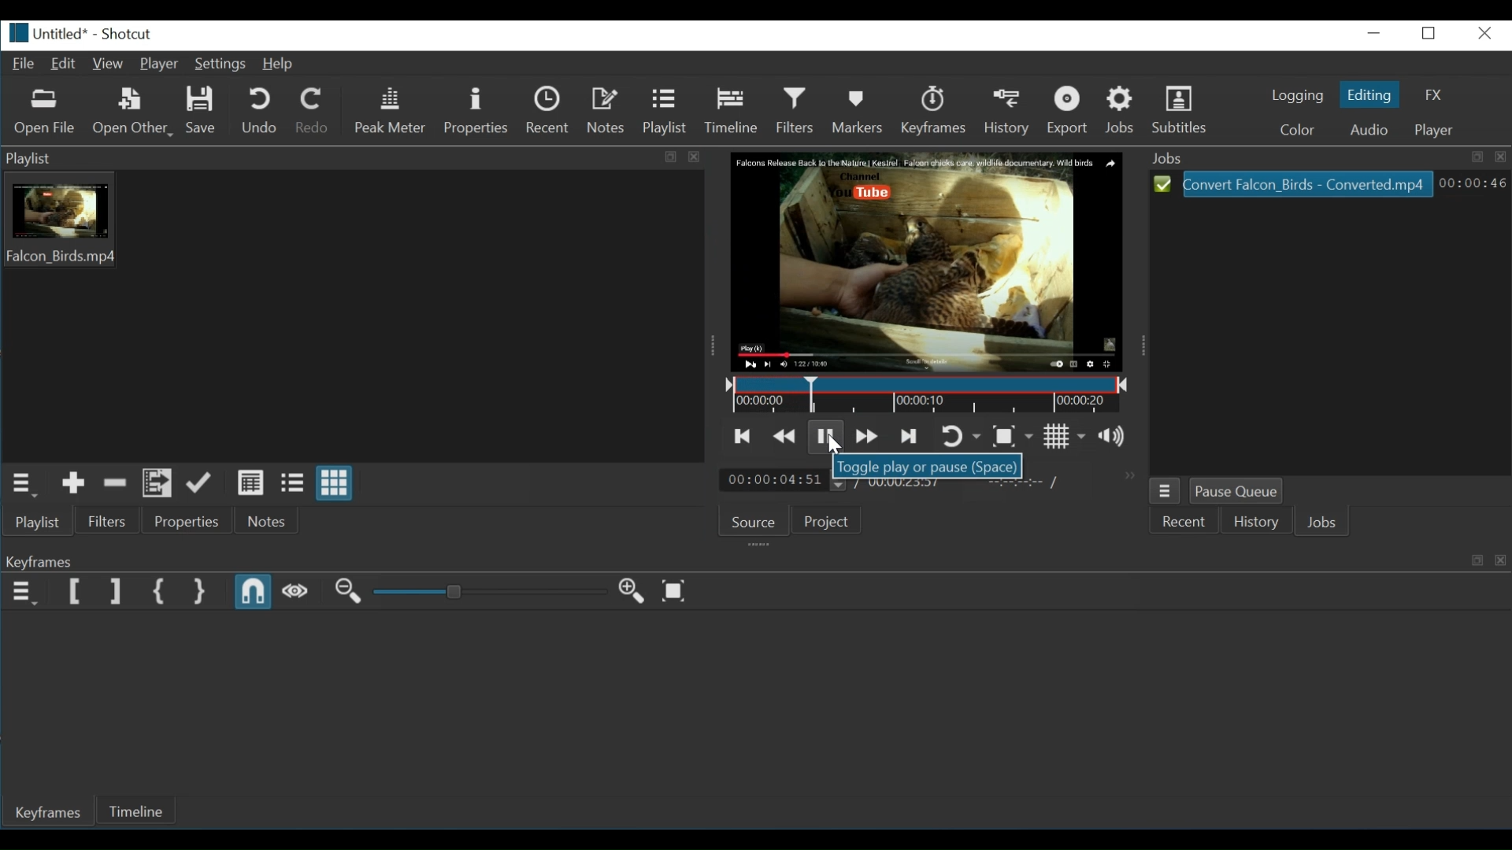 The height and width of the screenshot is (850, 1512). Describe the element at coordinates (754, 524) in the screenshot. I see `Source` at that location.